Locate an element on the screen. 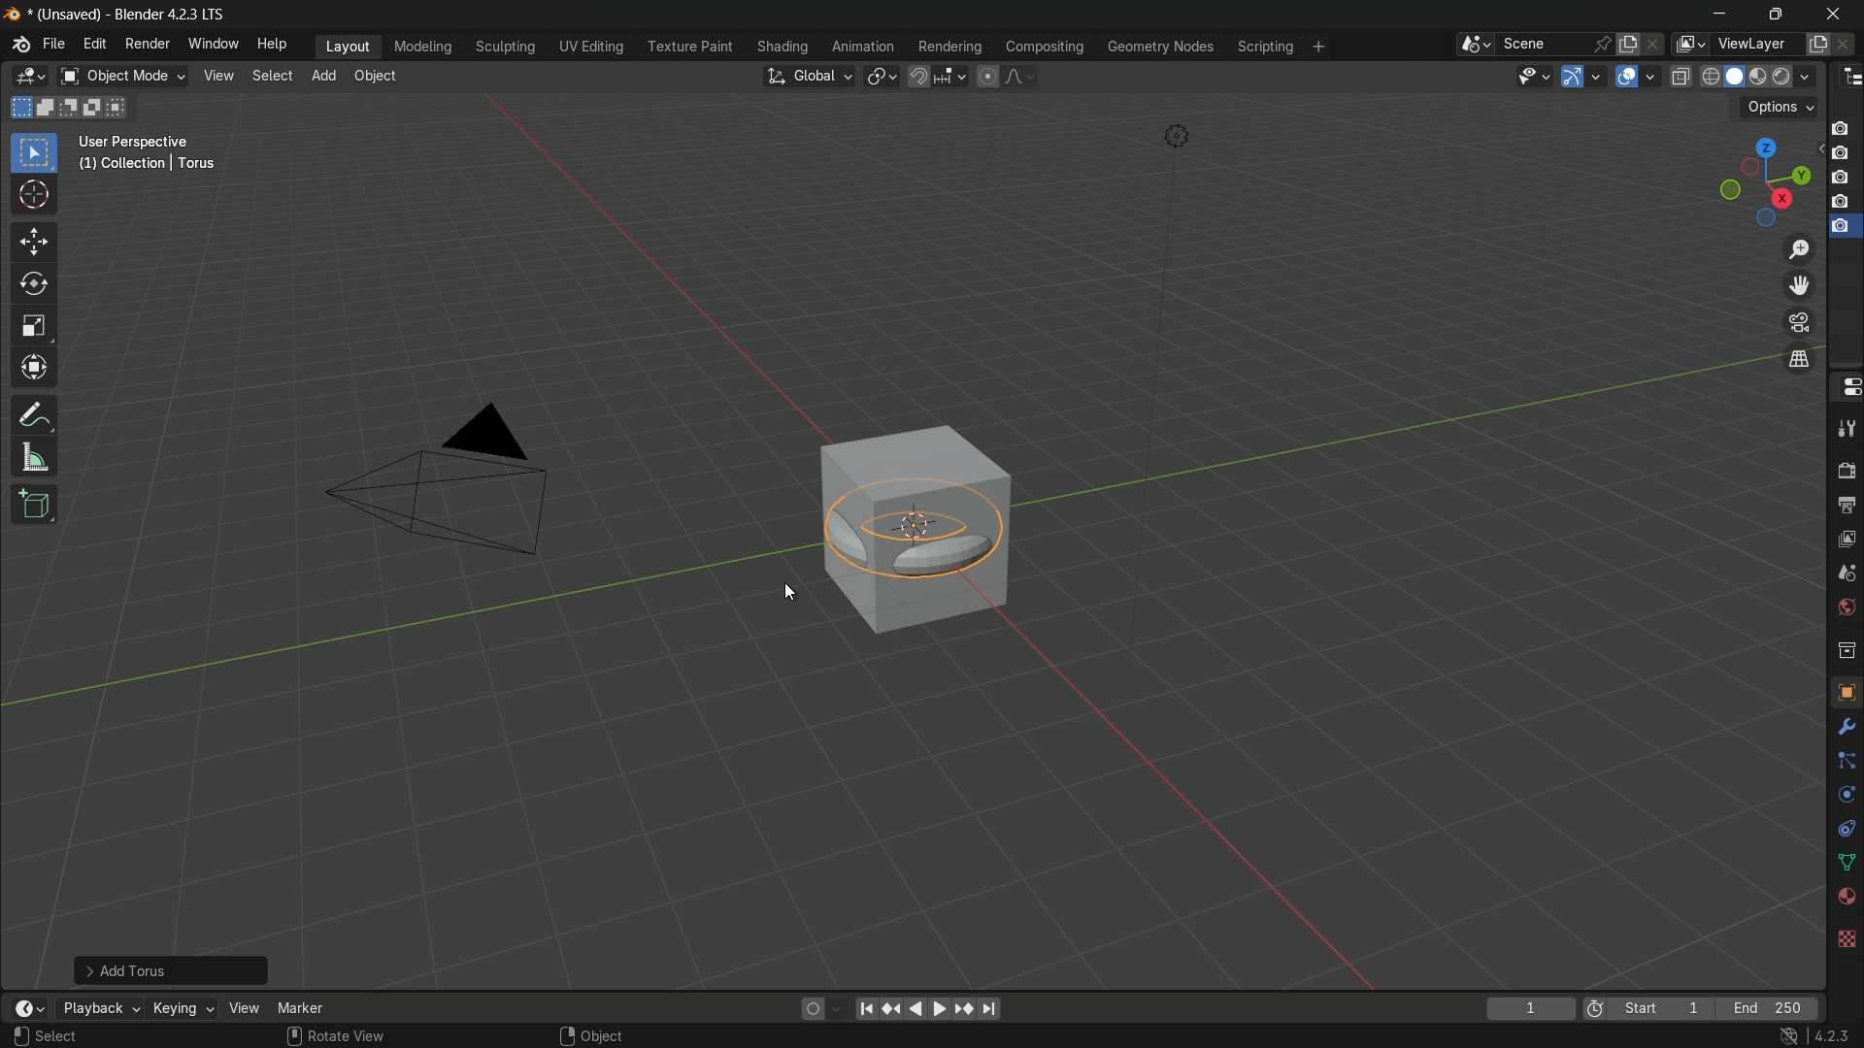 The width and height of the screenshot is (1864, 1048). transformation orientation is located at coordinates (808, 77).